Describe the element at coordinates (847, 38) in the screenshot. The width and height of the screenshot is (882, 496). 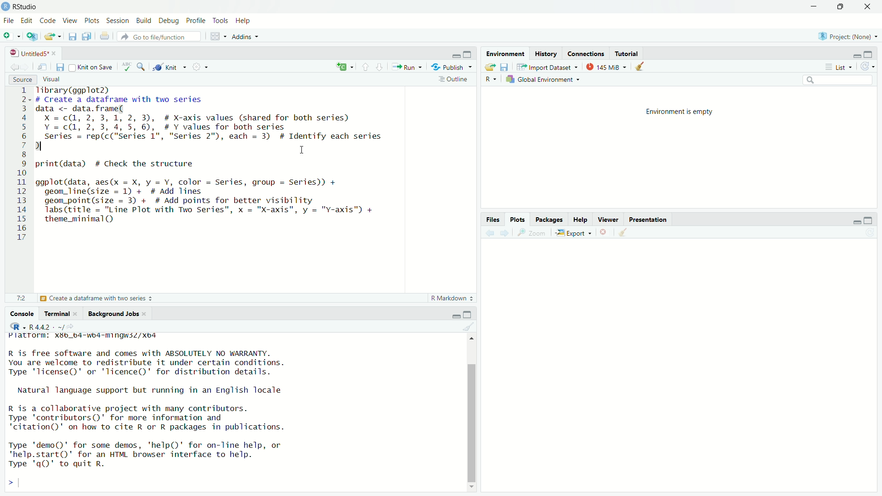
I see `Project Name` at that location.